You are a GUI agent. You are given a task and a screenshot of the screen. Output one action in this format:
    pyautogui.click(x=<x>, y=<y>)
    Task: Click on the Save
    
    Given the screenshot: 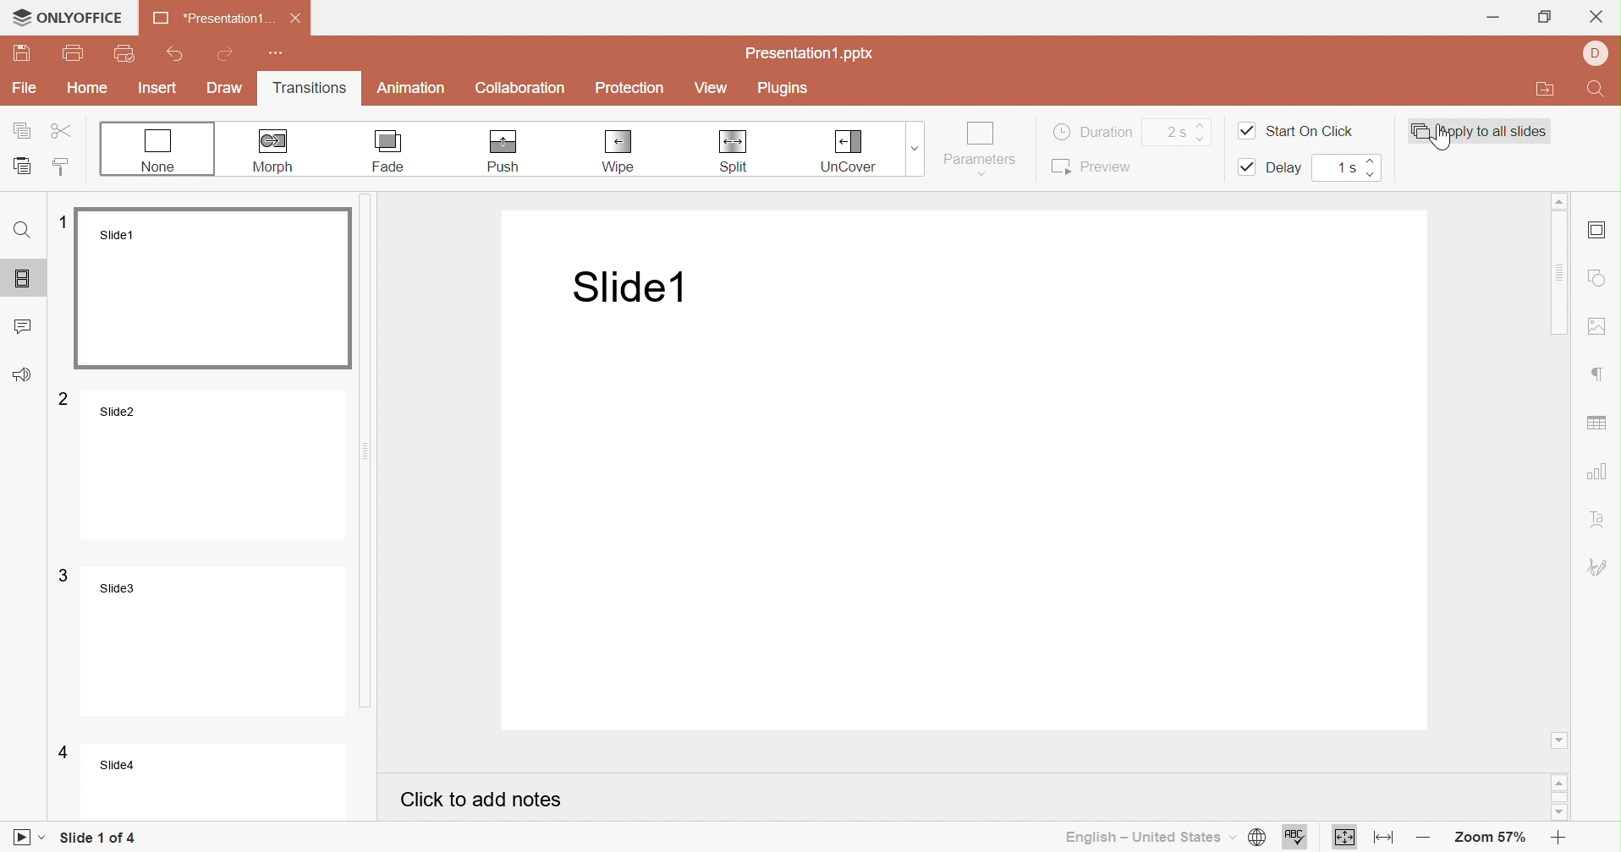 What is the action you would take?
    pyautogui.click(x=22, y=52)
    